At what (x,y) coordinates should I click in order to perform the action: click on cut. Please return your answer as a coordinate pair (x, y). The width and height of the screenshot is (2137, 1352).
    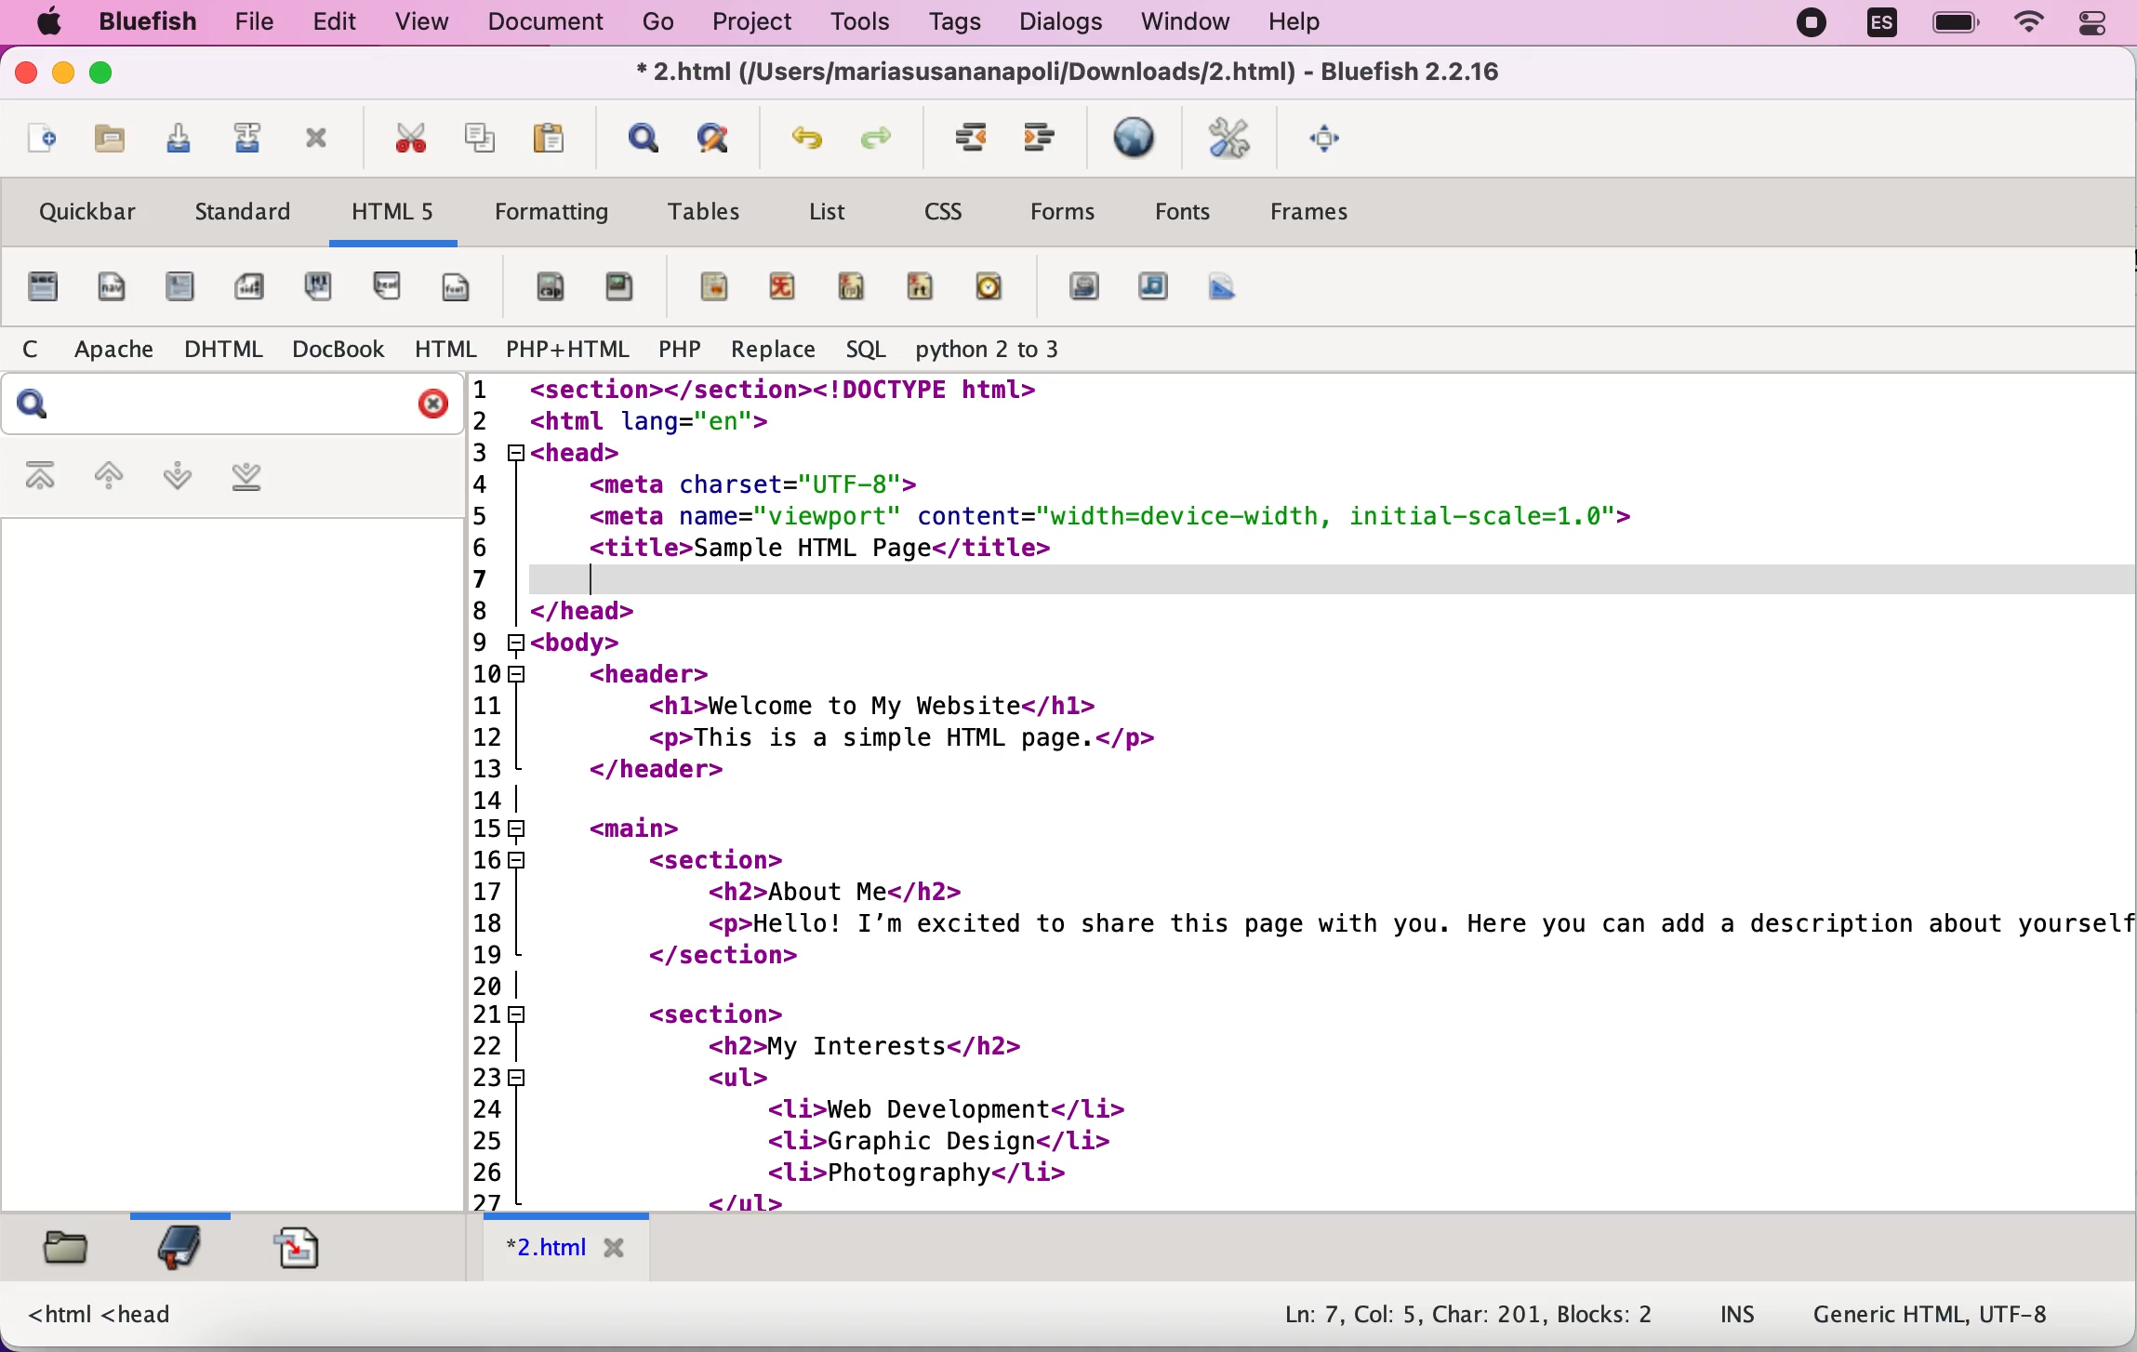
    Looking at the image, I should click on (413, 139).